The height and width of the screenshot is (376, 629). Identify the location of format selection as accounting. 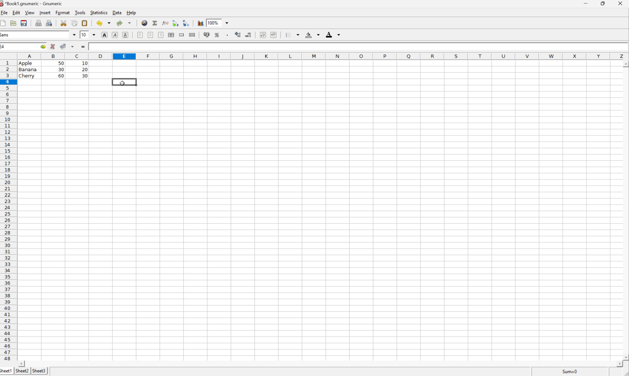
(207, 35).